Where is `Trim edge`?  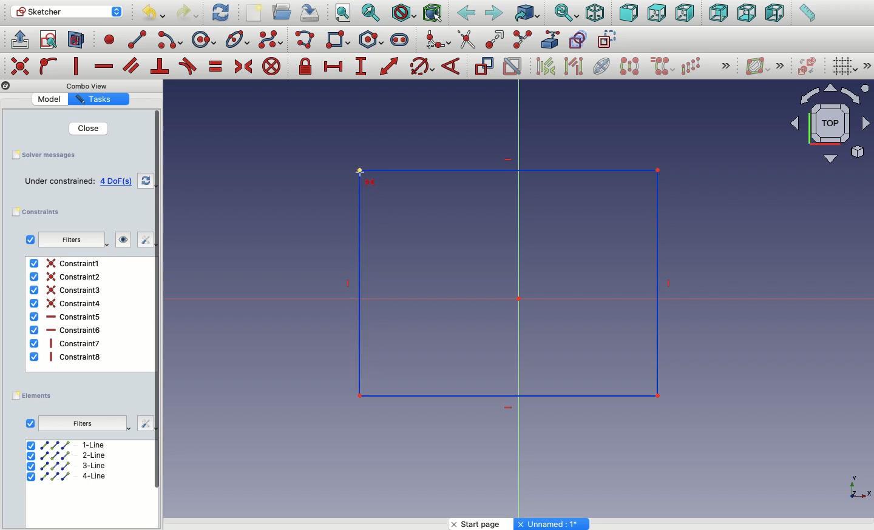
Trim edge is located at coordinates (467, 39).